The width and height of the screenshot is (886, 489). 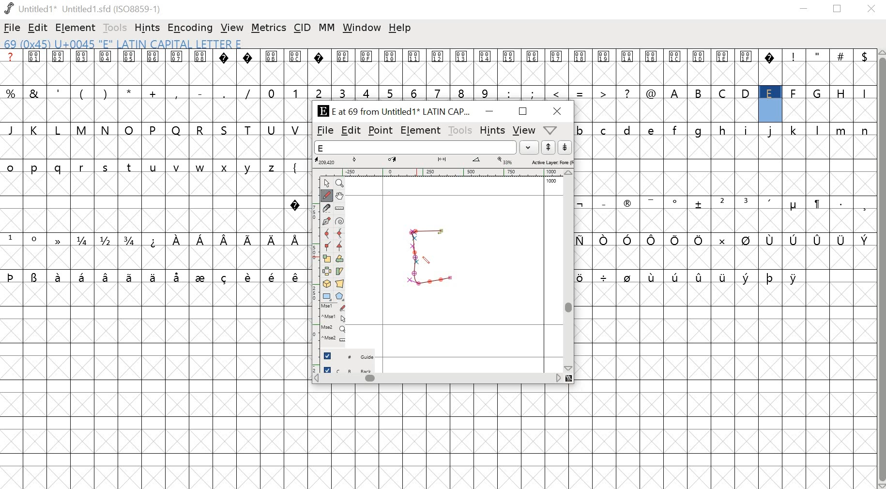 What do you see at coordinates (437, 56) in the screenshot?
I see `special characters and symbols` at bounding box center [437, 56].